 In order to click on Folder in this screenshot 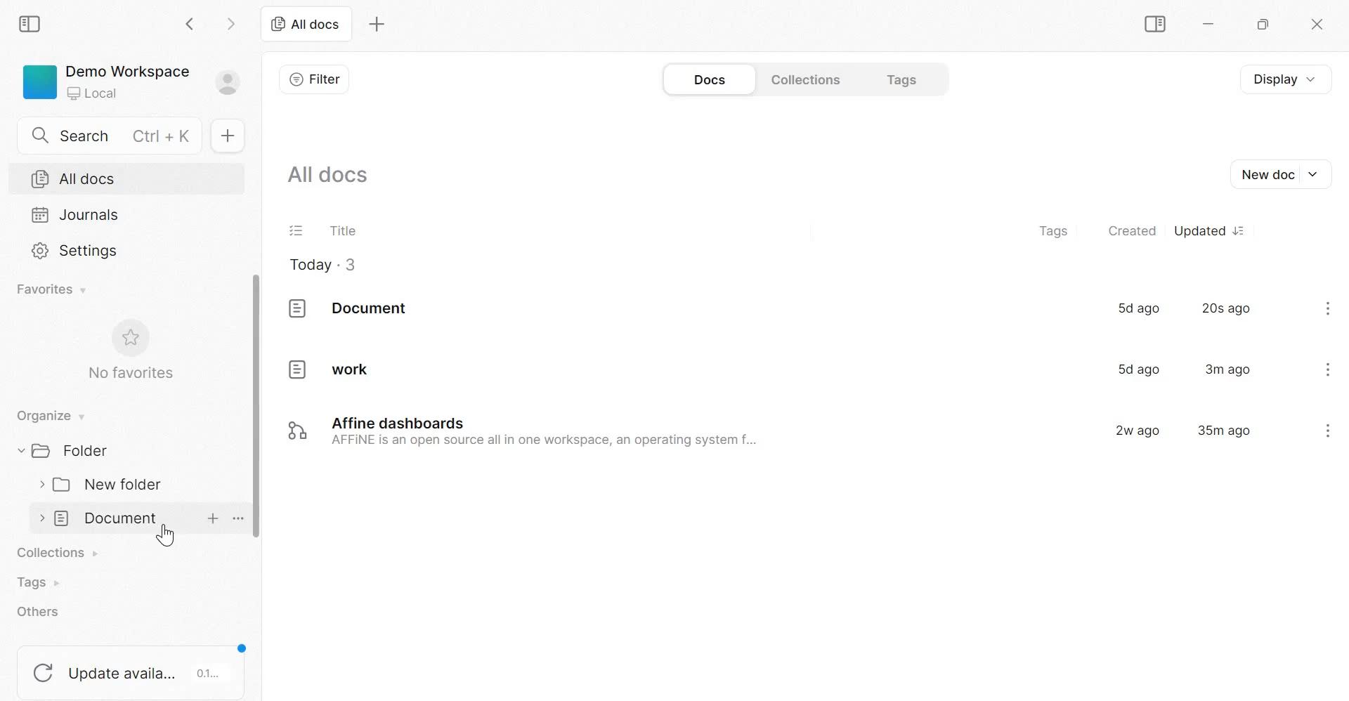, I will do `click(71, 450)`.